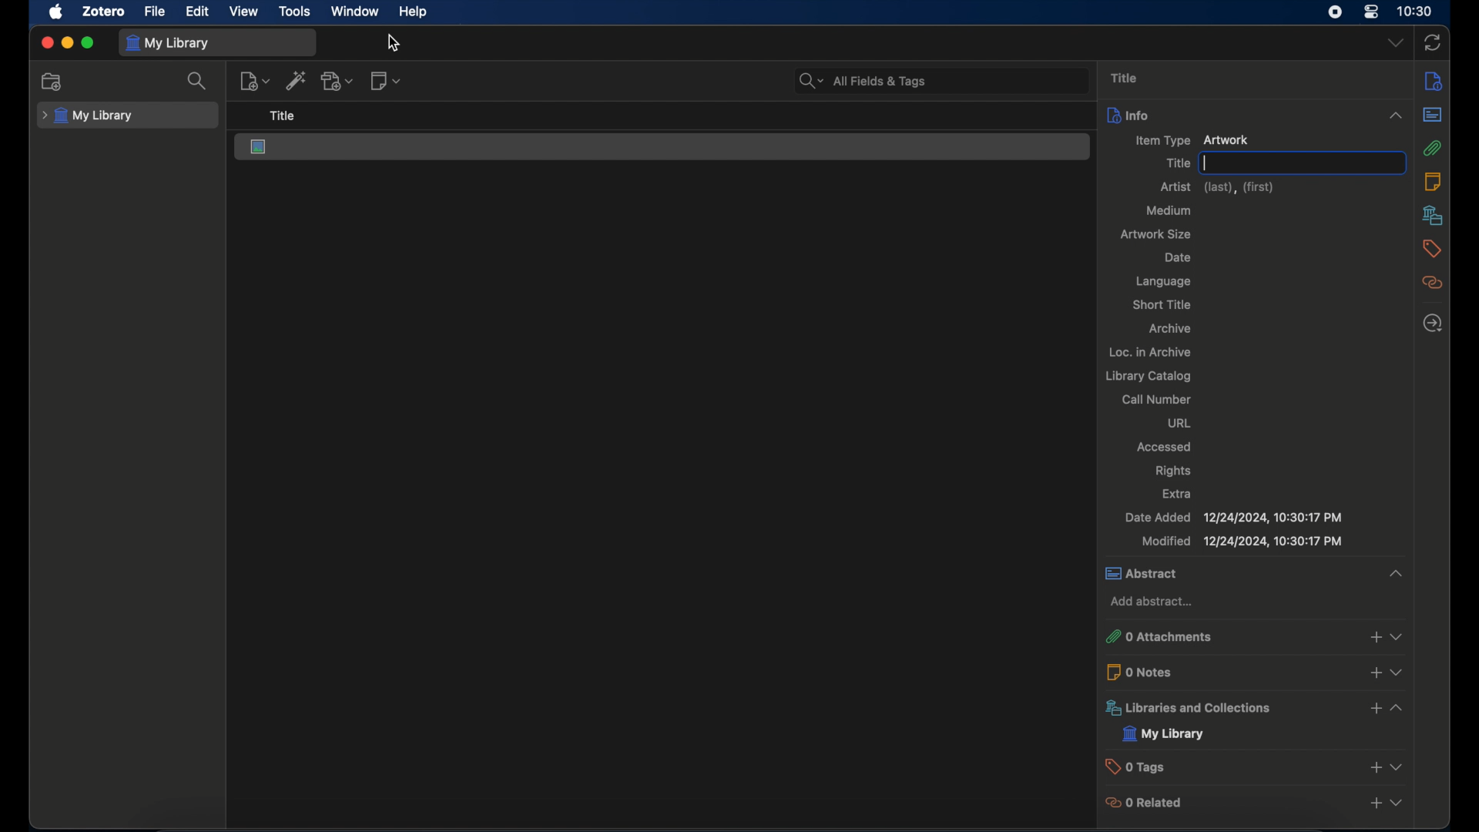 The width and height of the screenshot is (1479, 832). Describe the element at coordinates (1406, 677) in the screenshot. I see `expand section` at that location.